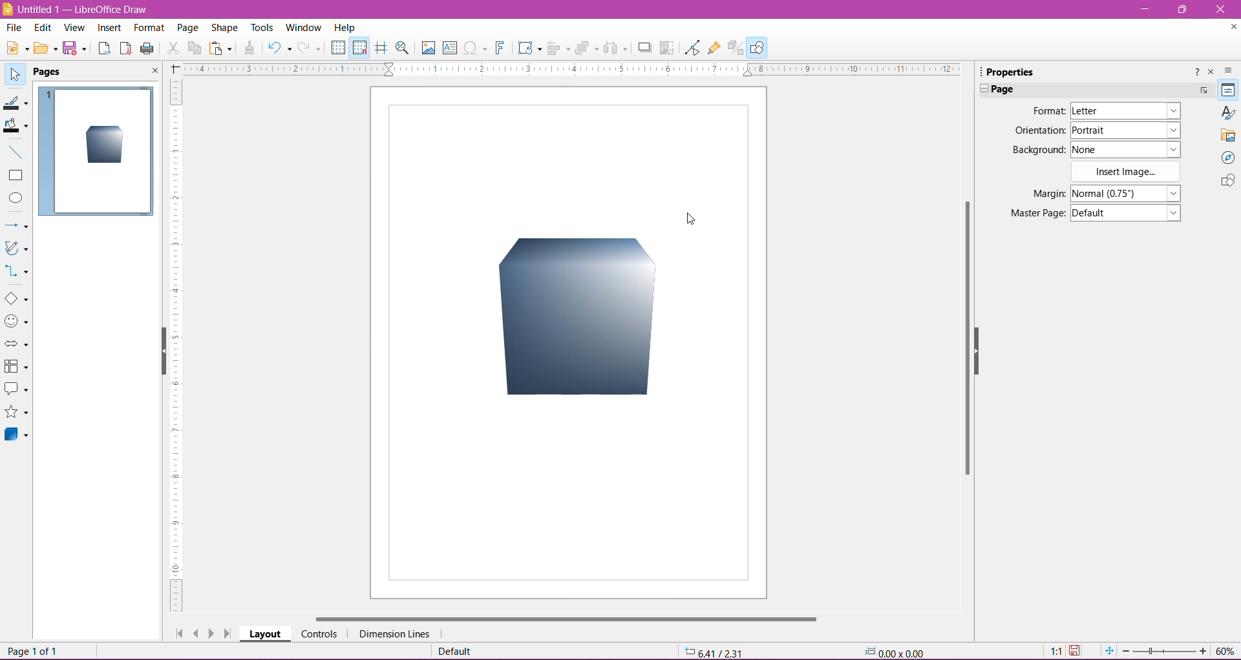 This screenshot has width=1241, height=660. I want to click on Close Document, so click(1231, 29).